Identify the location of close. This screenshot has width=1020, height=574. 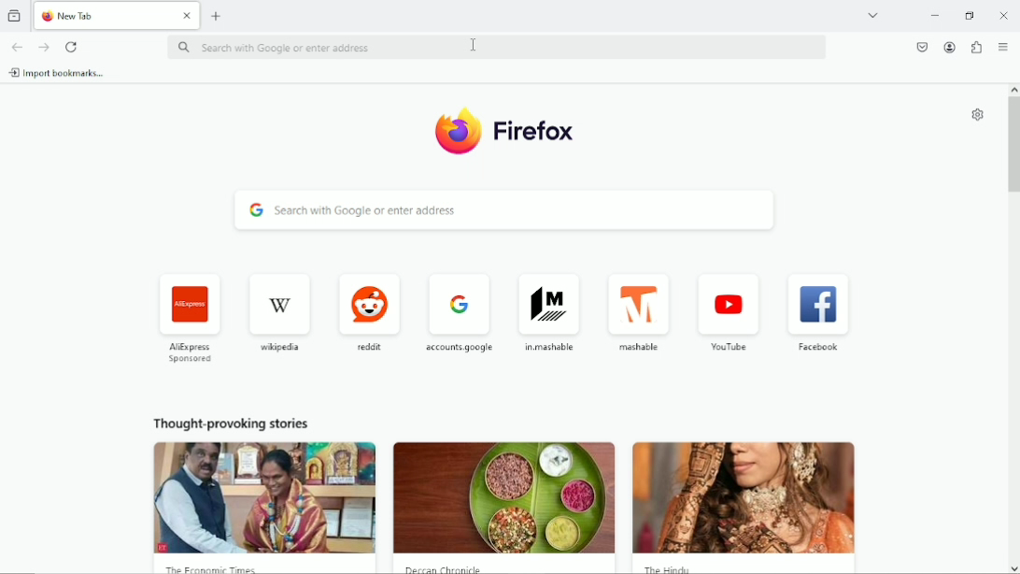
(187, 18).